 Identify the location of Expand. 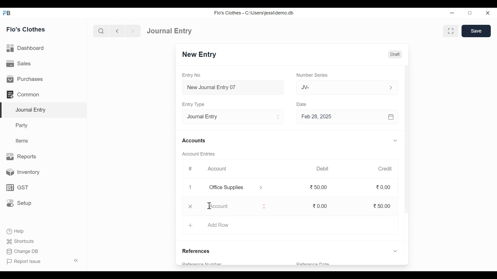
(279, 117).